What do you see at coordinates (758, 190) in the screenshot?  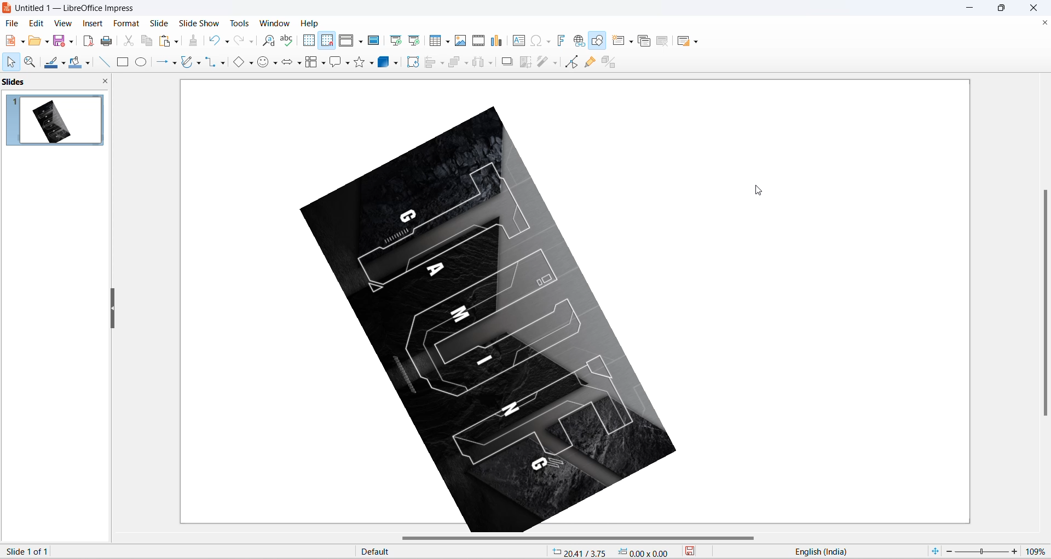 I see `cursor` at bounding box center [758, 190].